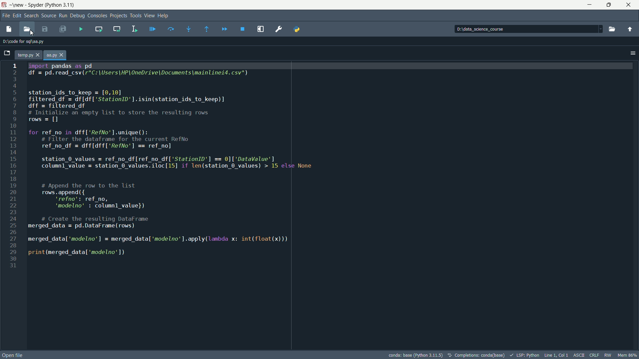 This screenshot has width=639, height=359. What do you see at coordinates (8, 30) in the screenshot?
I see `new file` at bounding box center [8, 30].